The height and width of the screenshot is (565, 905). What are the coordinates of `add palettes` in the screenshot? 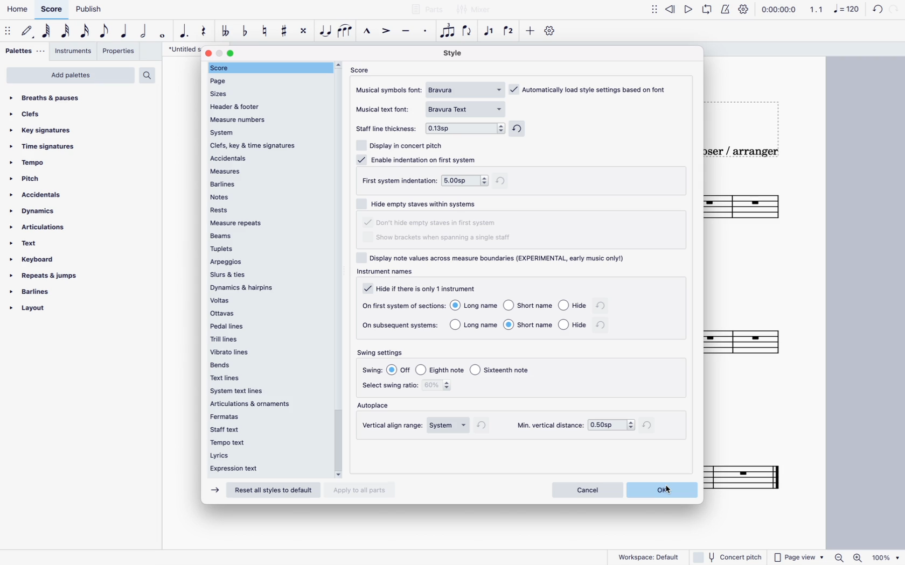 It's located at (70, 76).